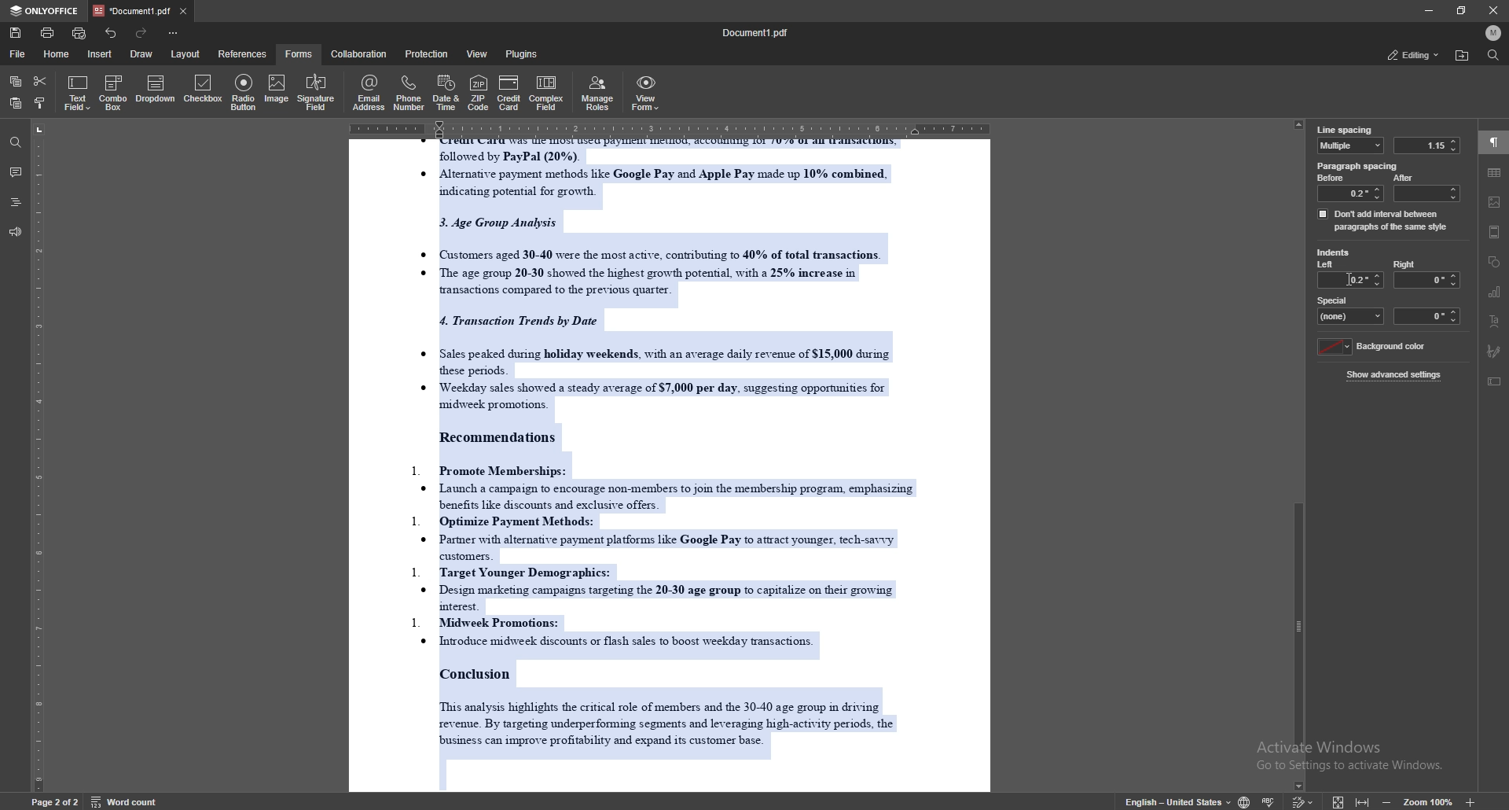 Image resolution: width=1509 pixels, height=810 pixels. I want to click on track change, so click(1303, 800).